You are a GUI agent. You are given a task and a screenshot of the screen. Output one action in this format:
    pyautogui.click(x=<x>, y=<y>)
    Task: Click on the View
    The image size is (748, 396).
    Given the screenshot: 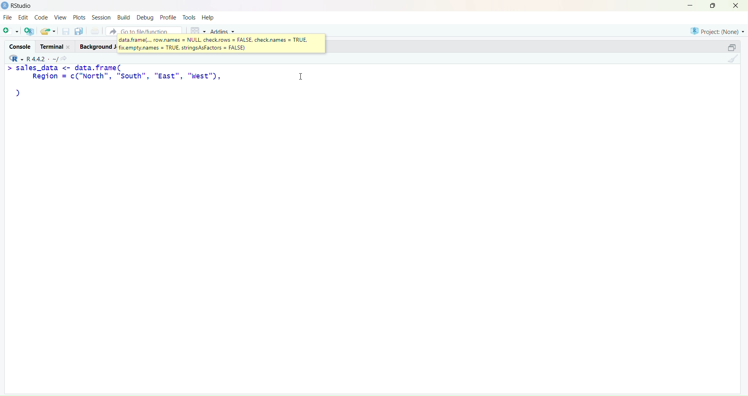 What is the action you would take?
    pyautogui.click(x=62, y=18)
    